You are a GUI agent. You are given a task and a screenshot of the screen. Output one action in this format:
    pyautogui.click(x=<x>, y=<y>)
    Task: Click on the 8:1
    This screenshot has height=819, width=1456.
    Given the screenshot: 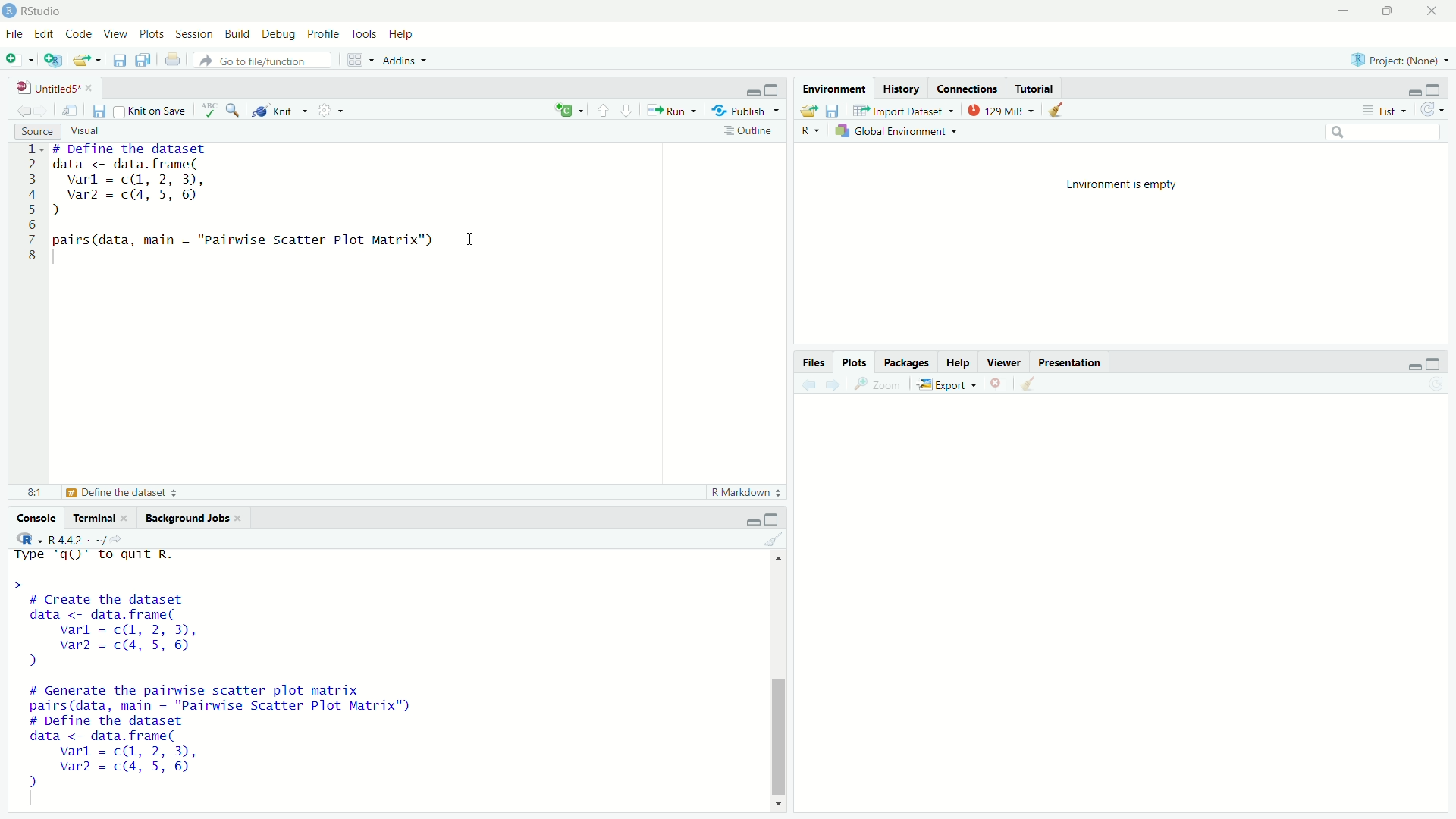 What is the action you would take?
    pyautogui.click(x=36, y=491)
    